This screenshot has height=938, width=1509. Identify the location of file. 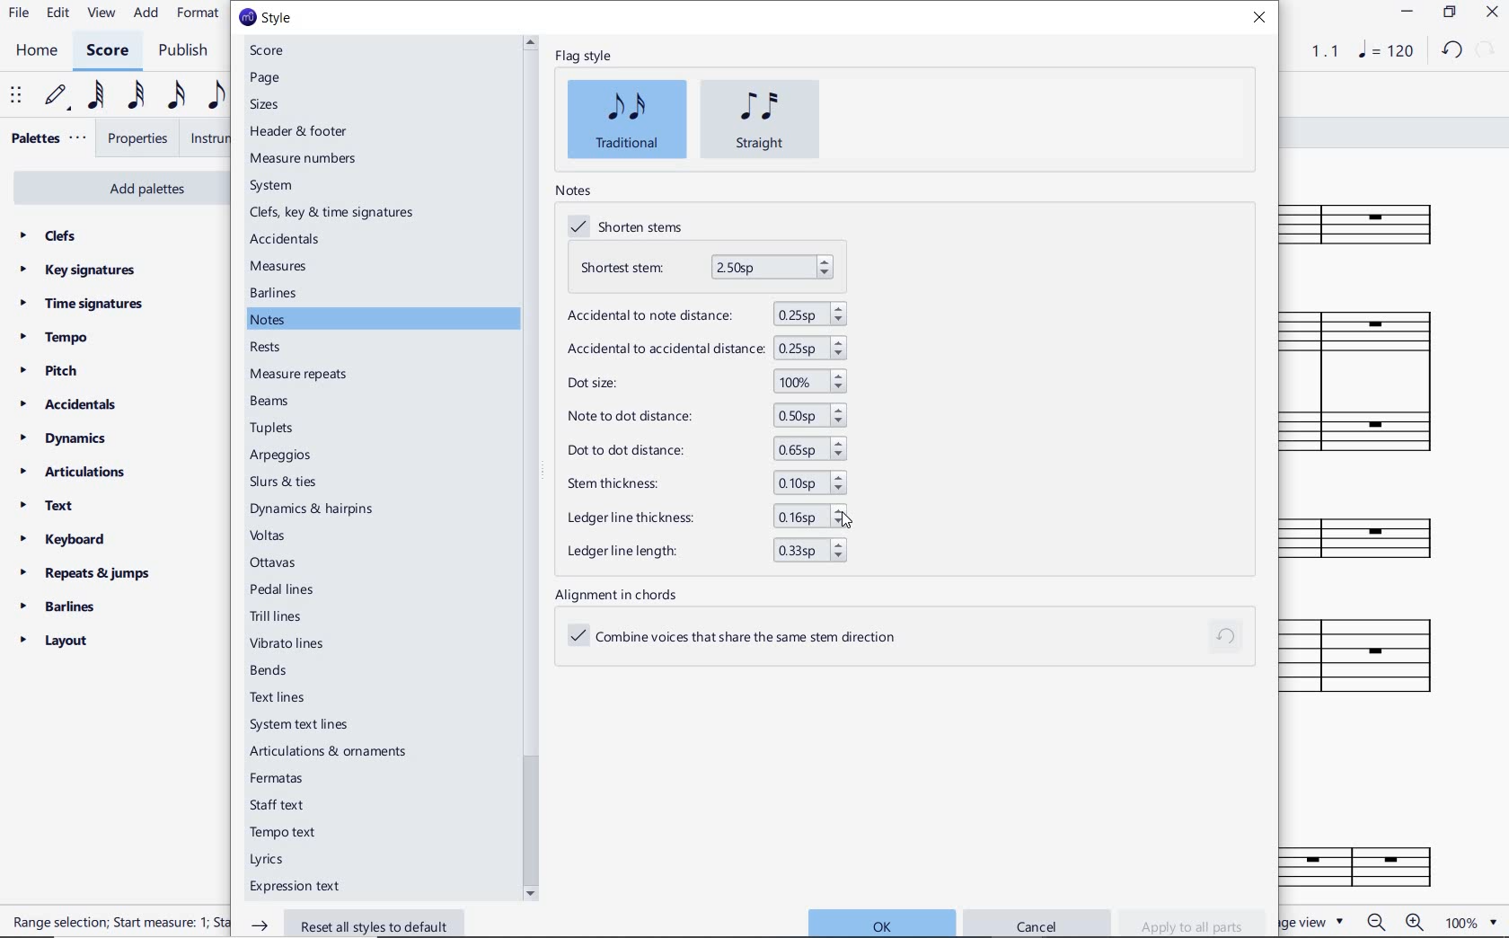
(20, 13).